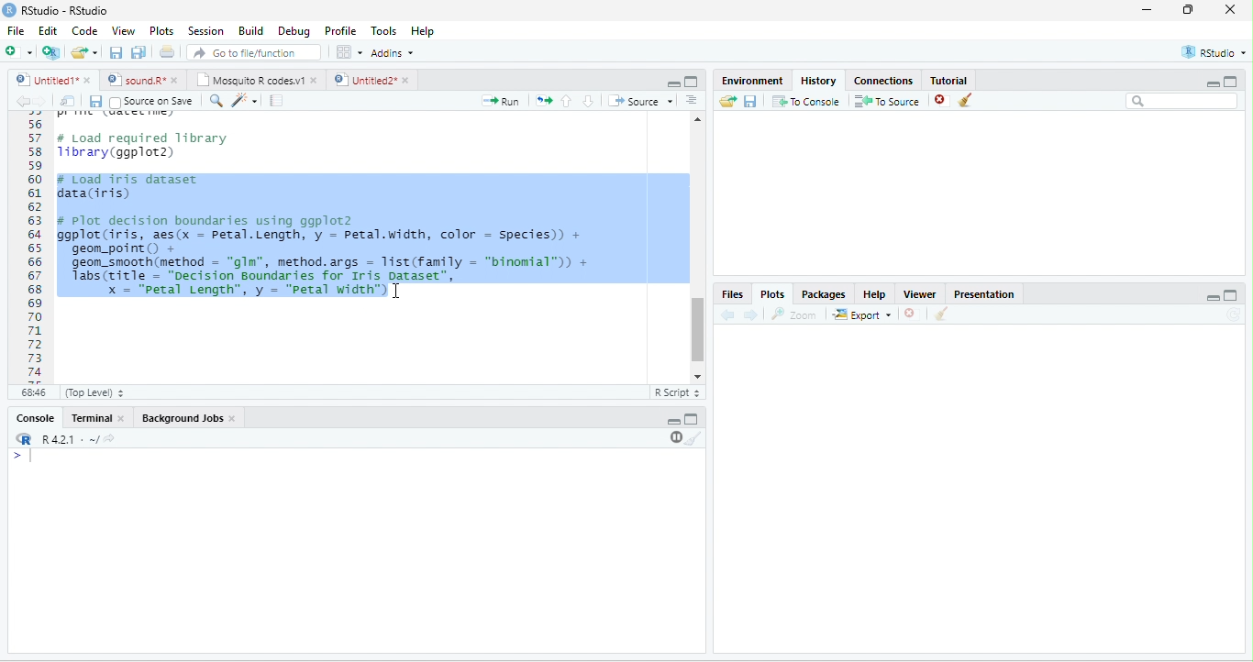 The image size is (1253, 662). Describe the element at coordinates (753, 80) in the screenshot. I see `Environment` at that location.